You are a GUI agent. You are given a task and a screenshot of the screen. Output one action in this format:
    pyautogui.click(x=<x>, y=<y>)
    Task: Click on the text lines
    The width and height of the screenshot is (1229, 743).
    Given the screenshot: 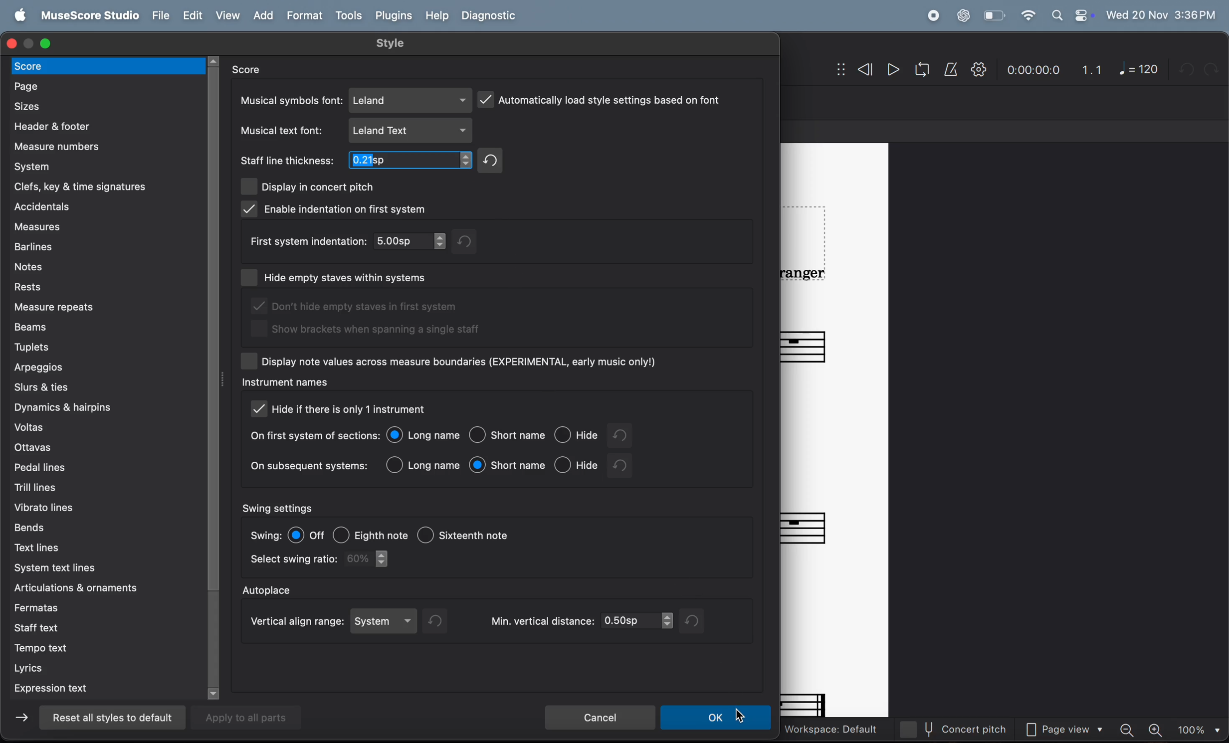 What is the action you would take?
    pyautogui.click(x=104, y=548)
    